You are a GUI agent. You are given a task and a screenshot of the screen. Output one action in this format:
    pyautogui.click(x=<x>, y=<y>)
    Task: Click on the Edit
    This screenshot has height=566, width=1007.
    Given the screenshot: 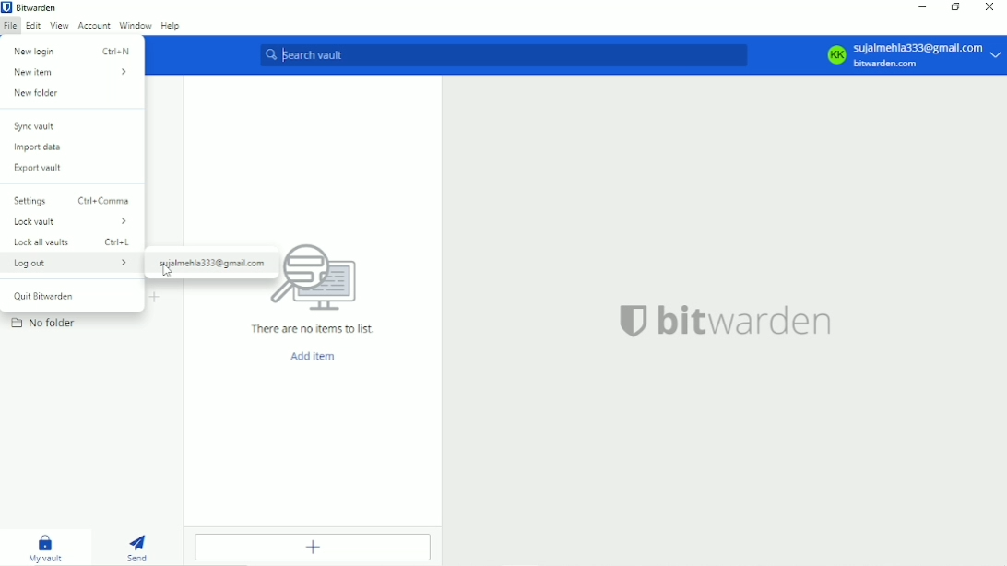 What is the action you would take?
    pyautogui.click(x=32, y=26)
    